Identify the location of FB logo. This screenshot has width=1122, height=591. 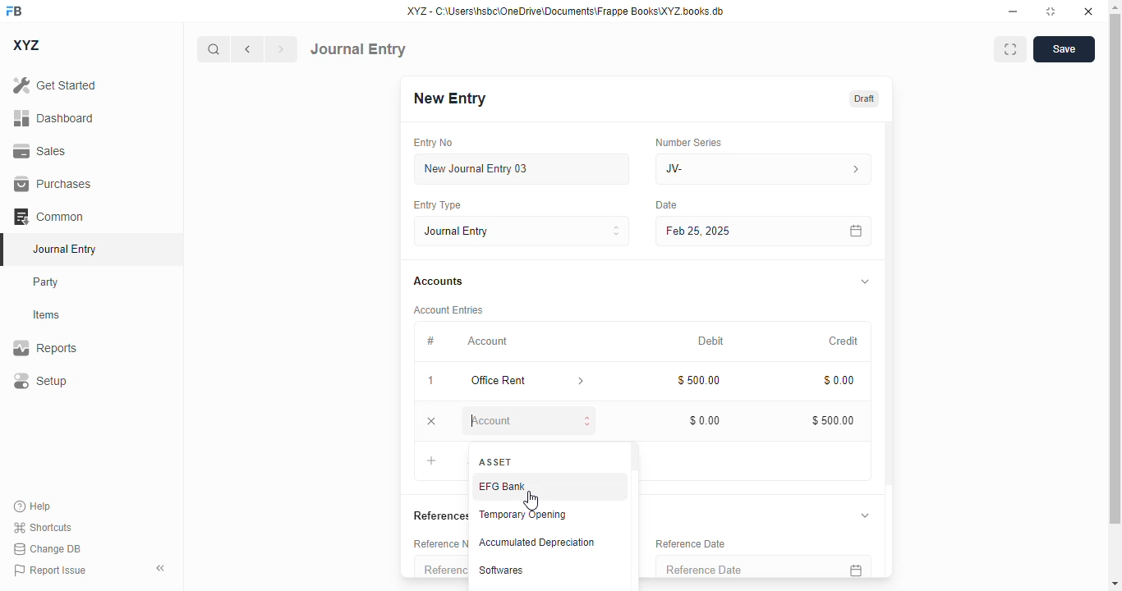
(14, 10).